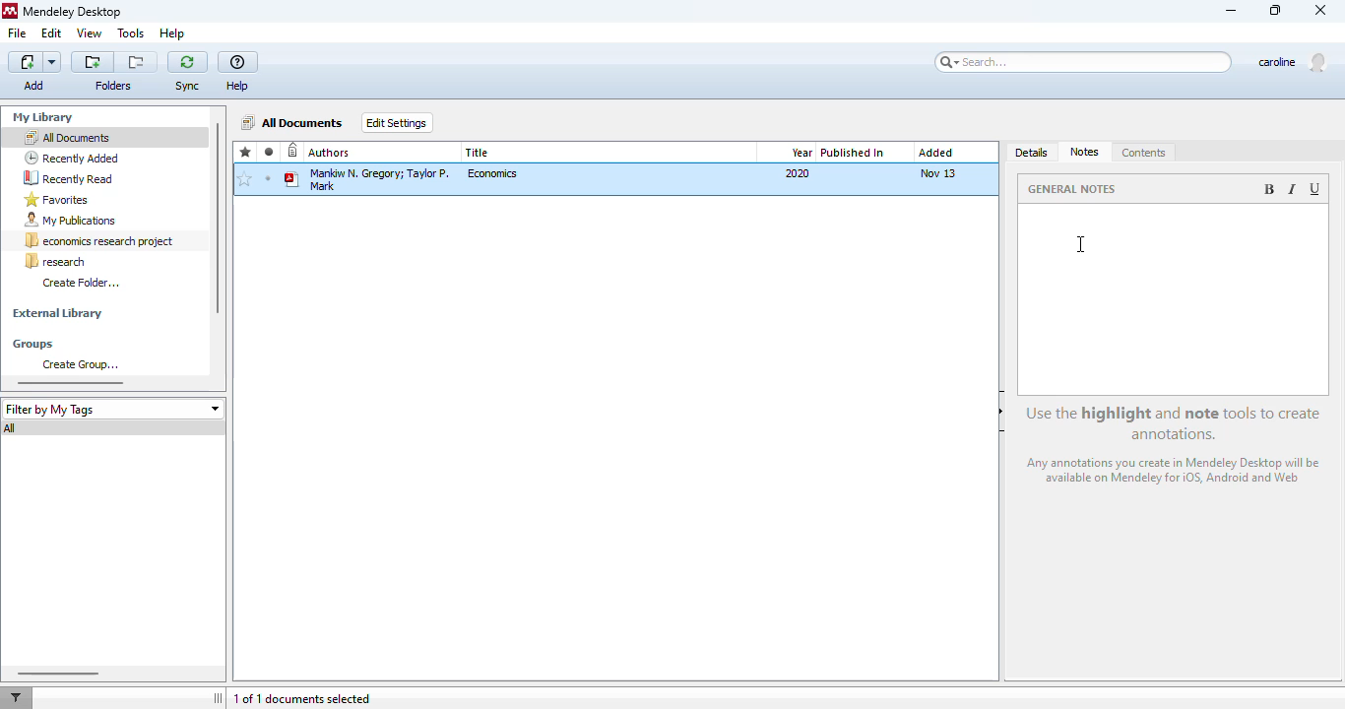 The width and height of the screenshot is (1345, 709). What do you see at coordinates (10, 11) in the screenshot?
I see `logo` at bounding box center [10, 11].